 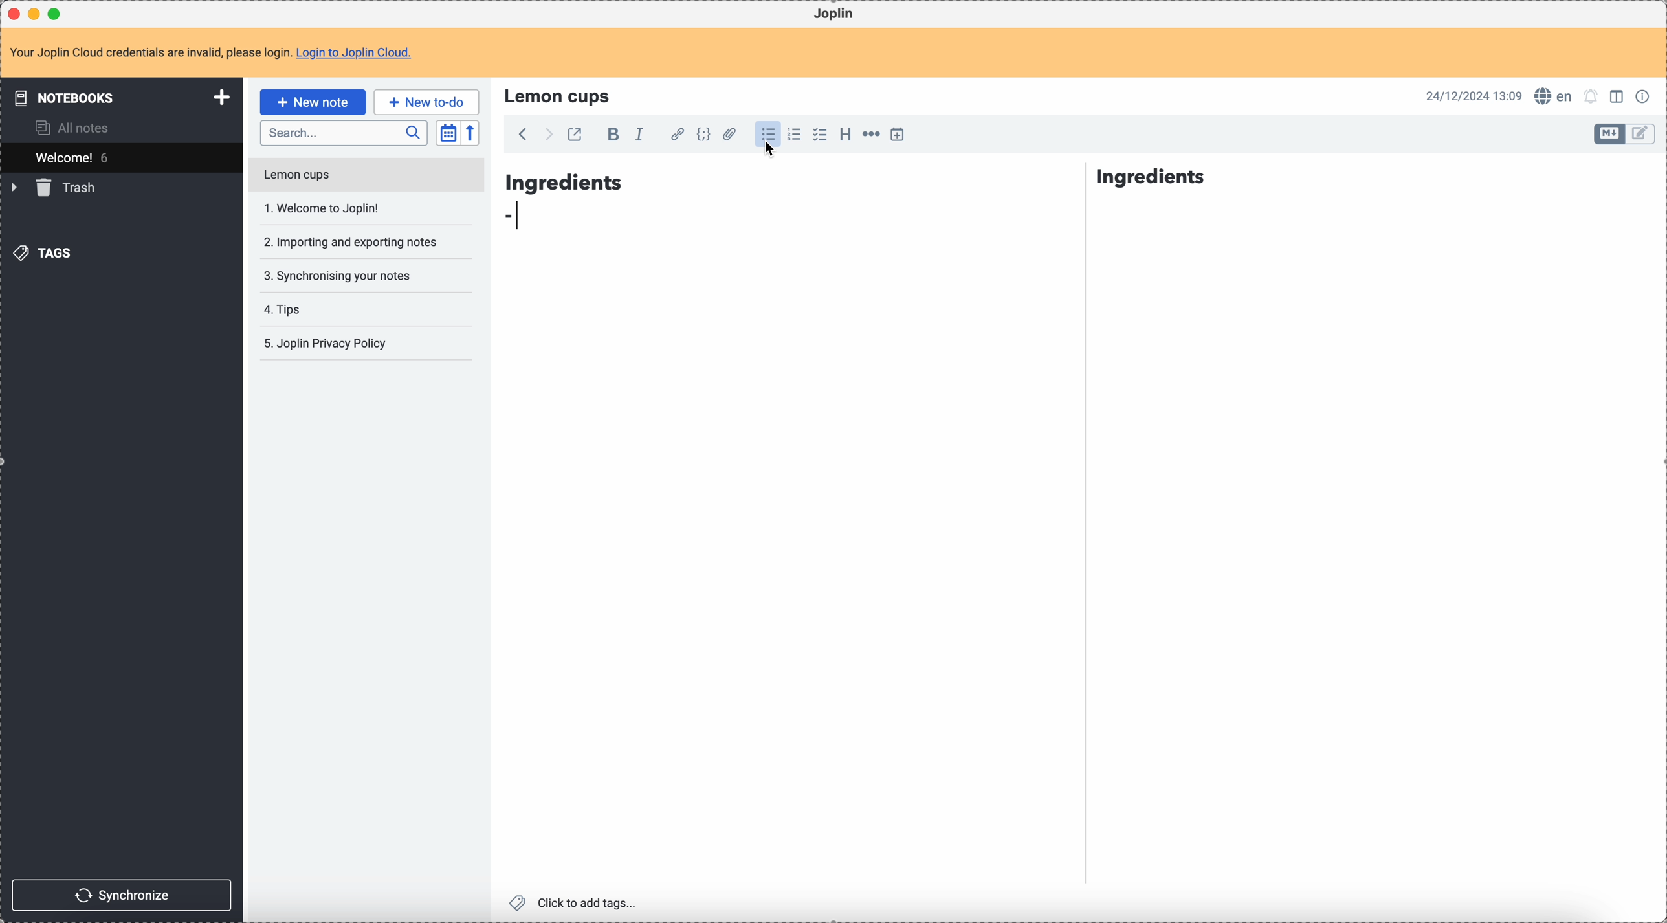 I want to click on attach file, so click(x=727, y=135).